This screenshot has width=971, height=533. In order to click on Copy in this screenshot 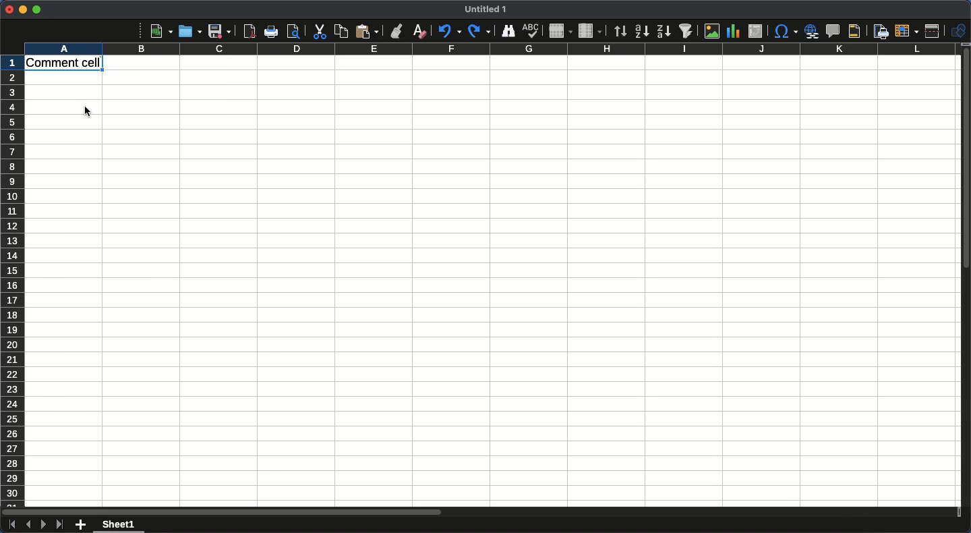, I will do `click(342, 30)`.